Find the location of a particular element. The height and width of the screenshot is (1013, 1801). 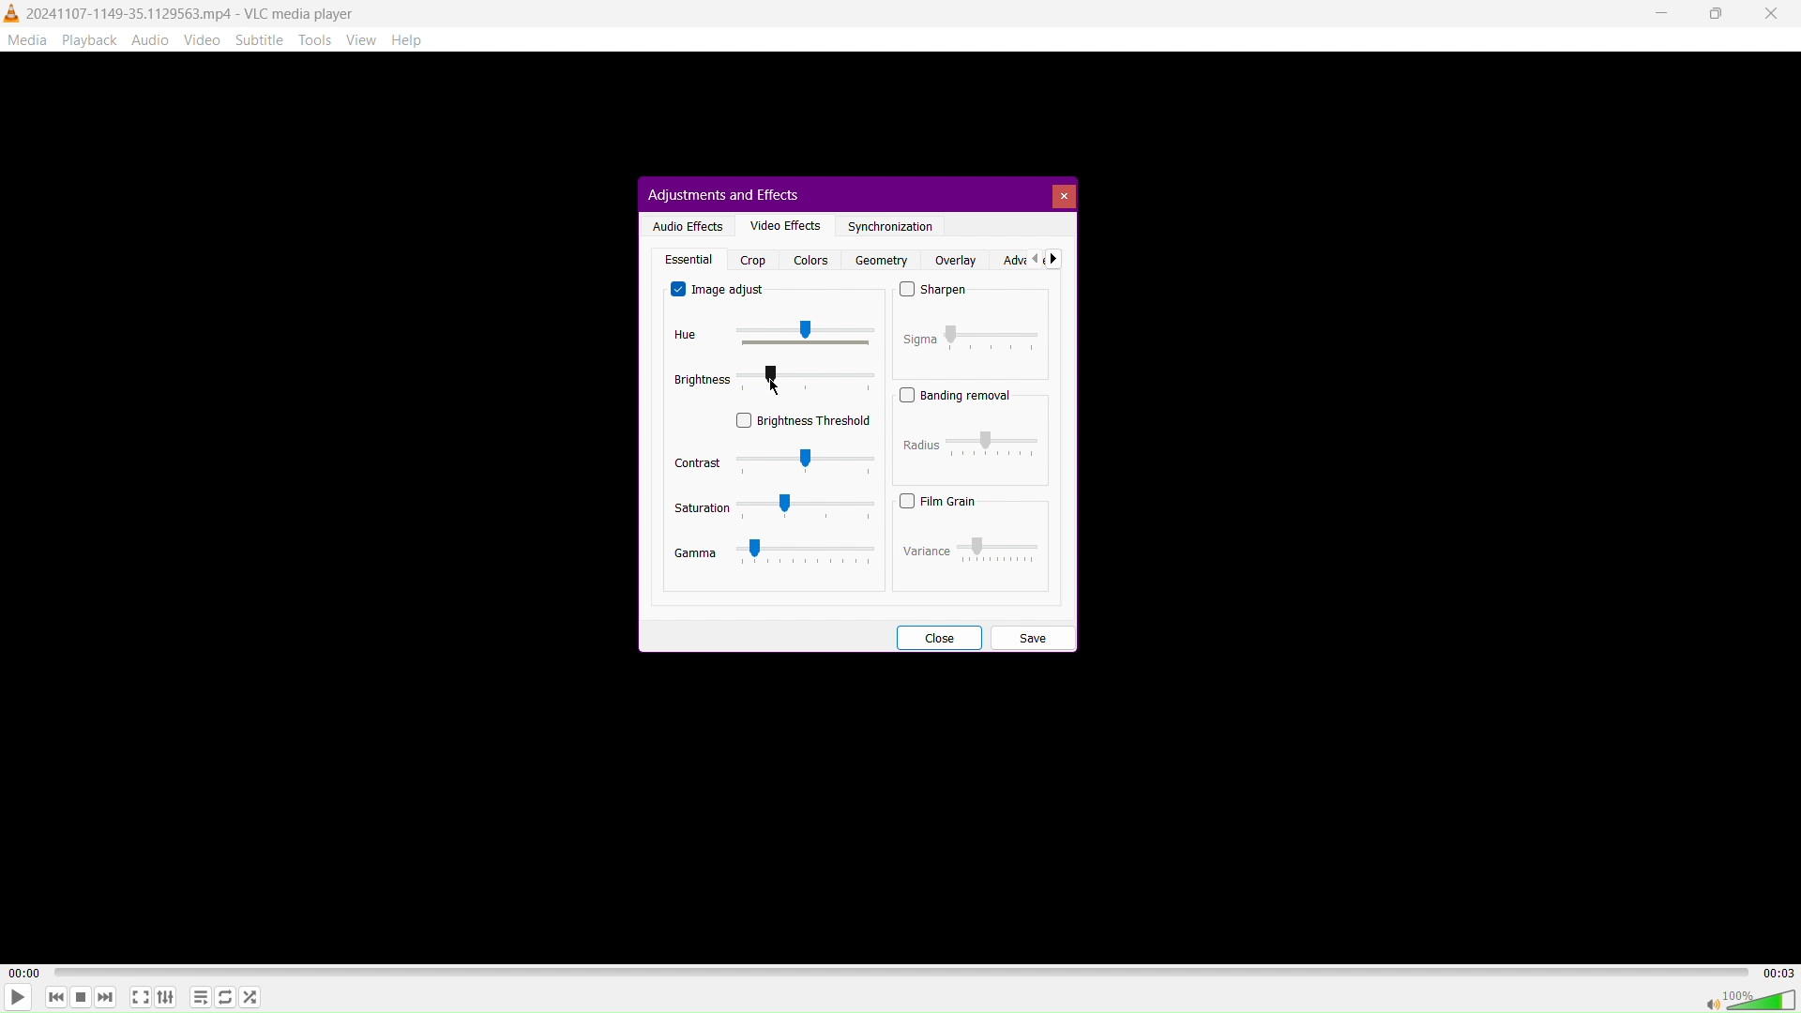

Media is located at coordinates (26, 38).